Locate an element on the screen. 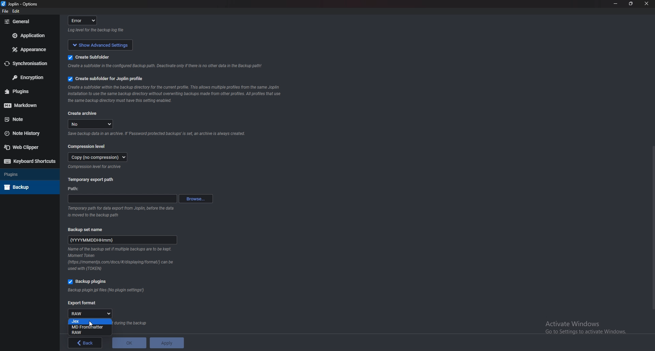 This screenshot has width=655, height=351. Application is located at coordinates (30, 35).